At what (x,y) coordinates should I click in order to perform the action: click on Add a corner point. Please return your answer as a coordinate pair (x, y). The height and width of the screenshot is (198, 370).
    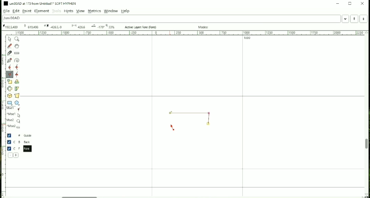
    Looking at the image, I should click on (9, 75).